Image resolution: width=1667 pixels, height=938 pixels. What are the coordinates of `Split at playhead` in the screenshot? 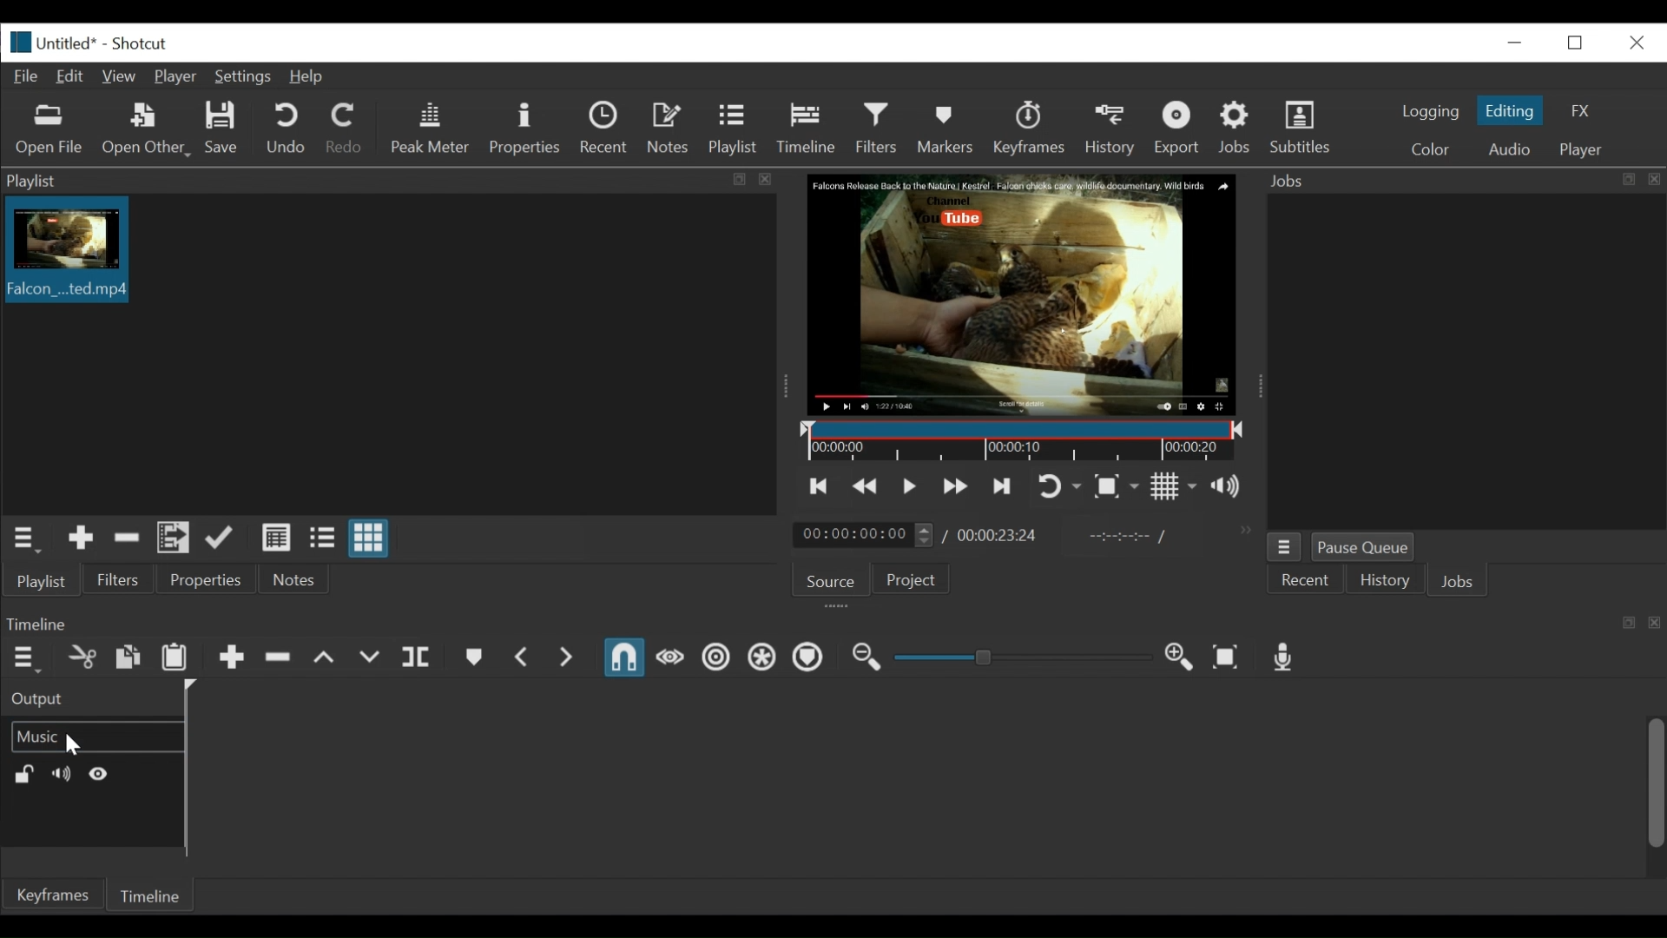 It's located at (415, 657).